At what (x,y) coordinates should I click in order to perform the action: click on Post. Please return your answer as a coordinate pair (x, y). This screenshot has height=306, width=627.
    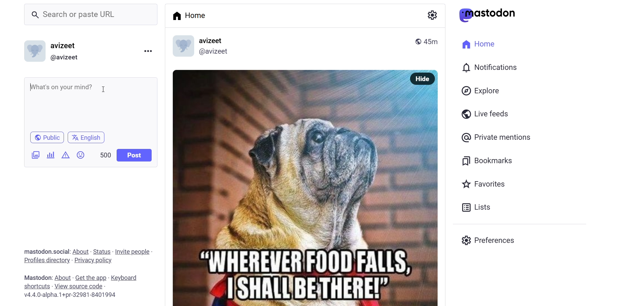
    Looking at the image, I should click on (135, 155).